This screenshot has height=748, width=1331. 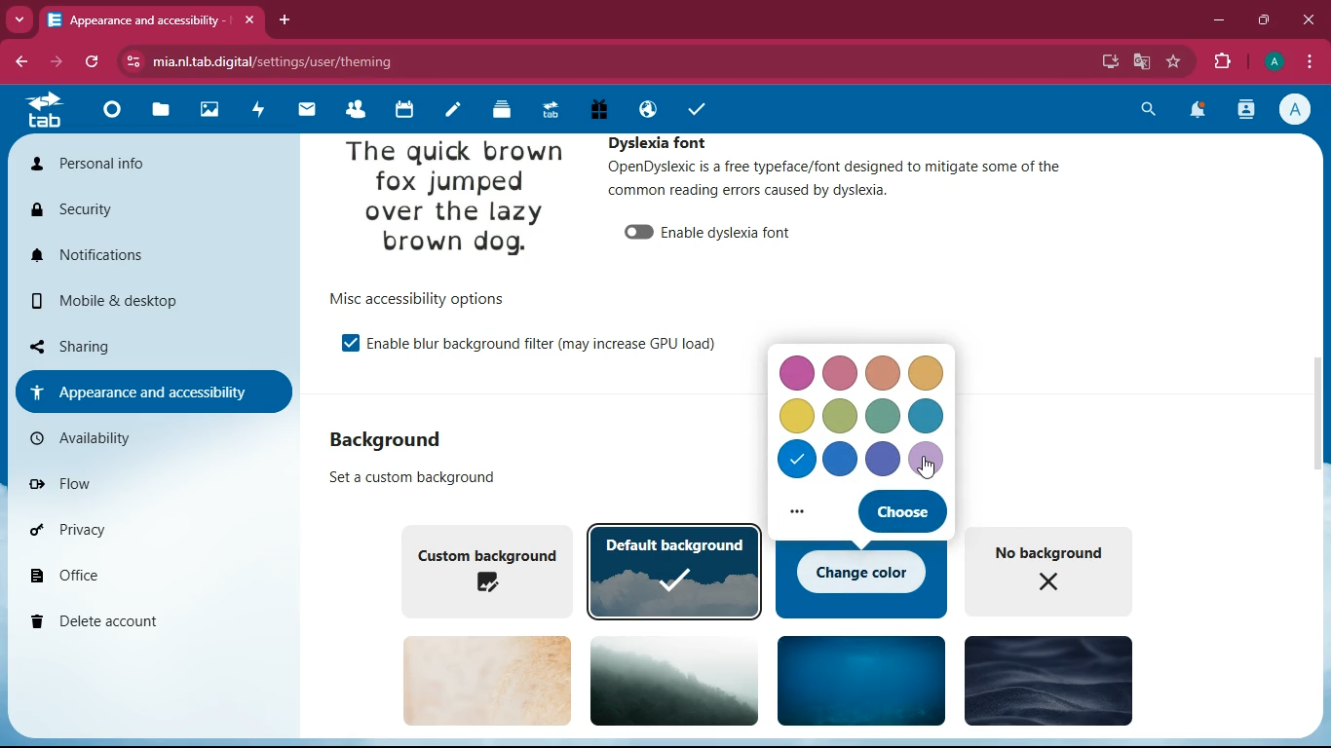 What do you see at coordinates (549, 110) in the screenshot?
I see `tab` at bounding box center [549, 110].